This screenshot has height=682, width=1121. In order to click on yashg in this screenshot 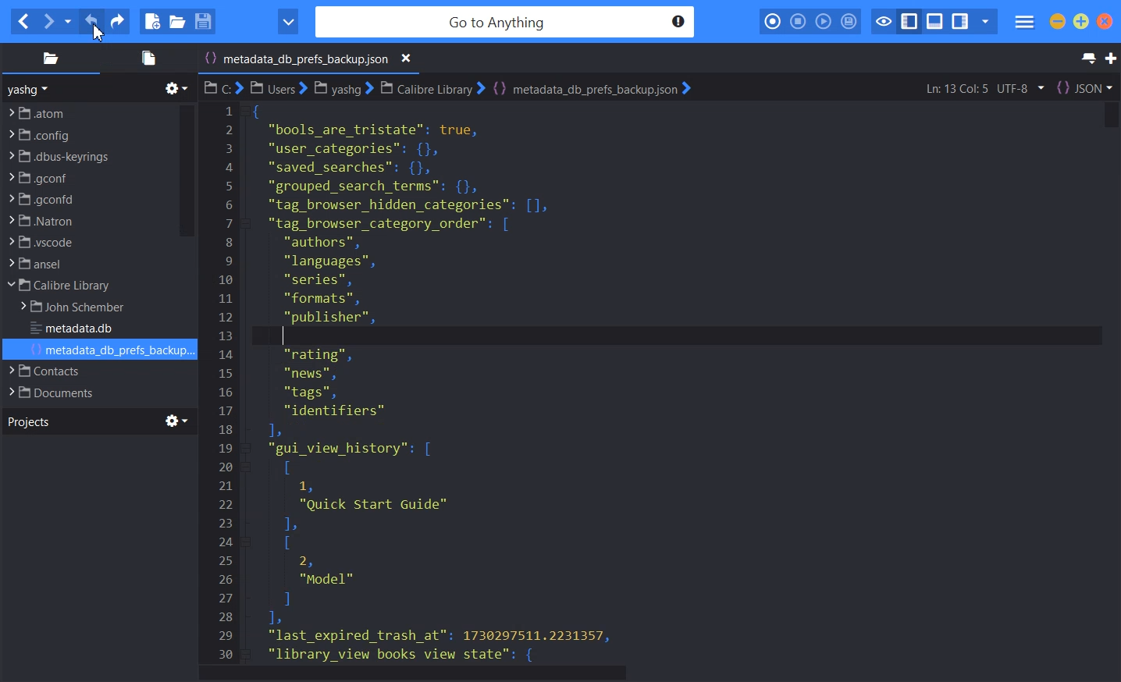, I will do `click(30, 89)`.